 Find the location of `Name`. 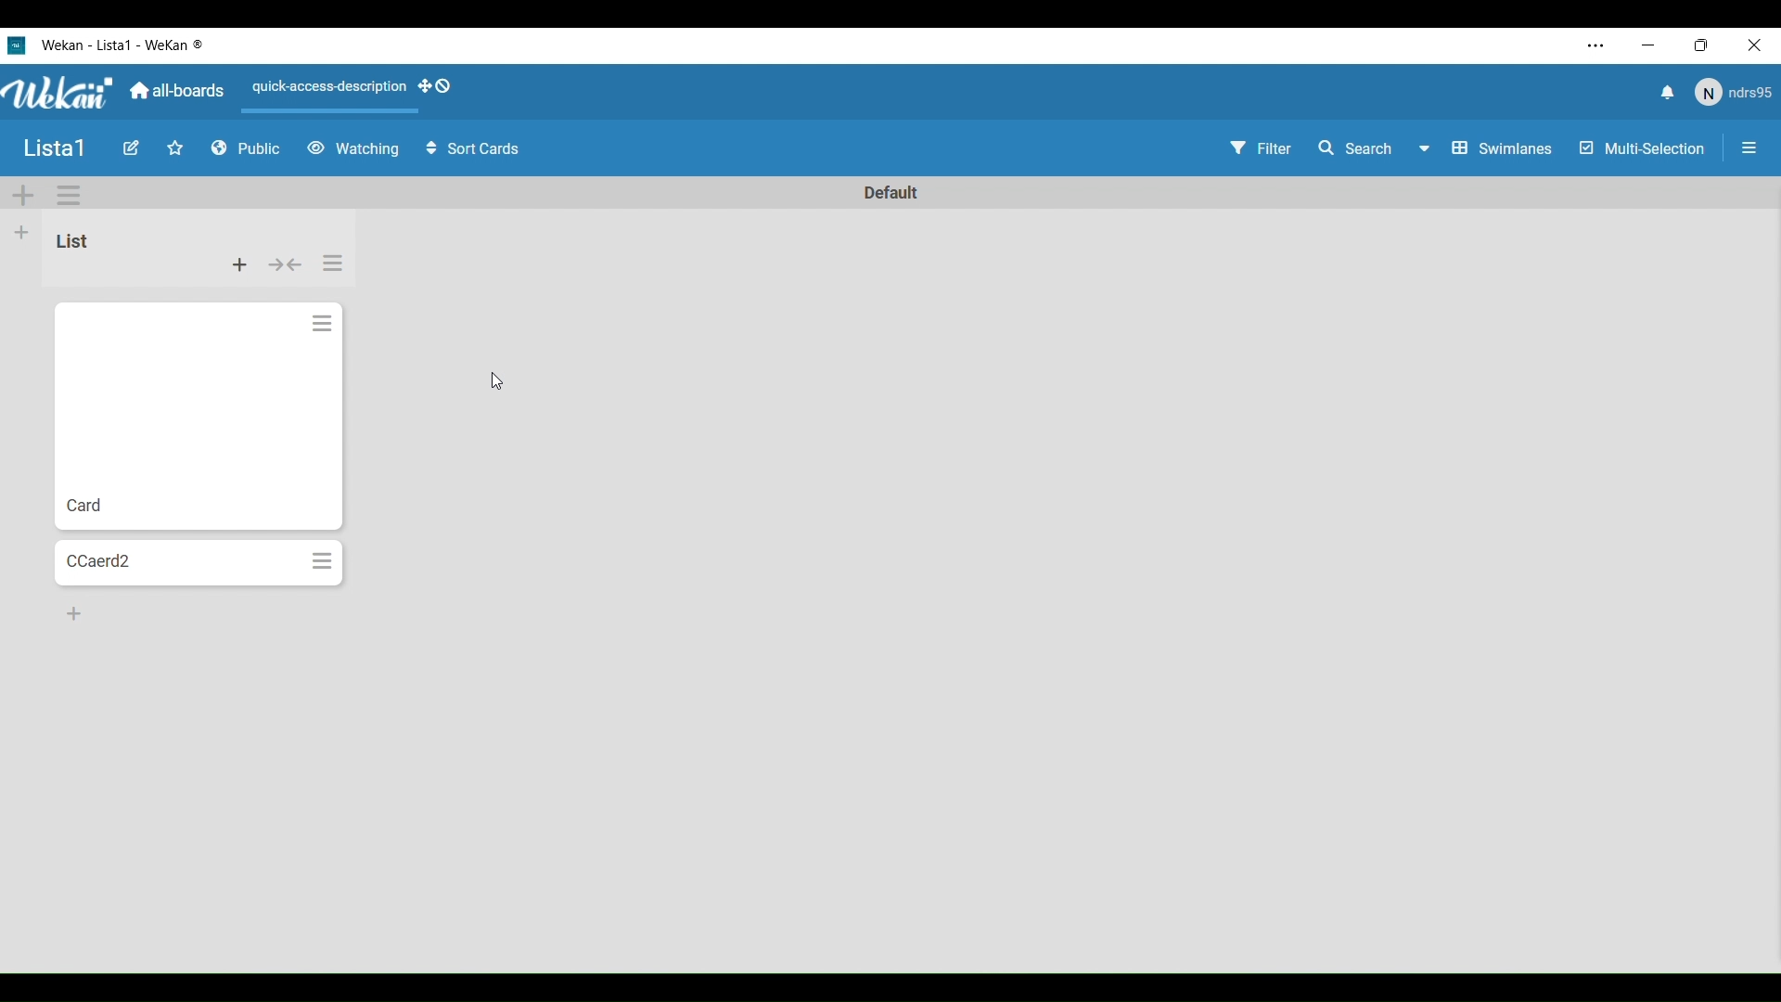

Name is located at coordinates (55, 149).